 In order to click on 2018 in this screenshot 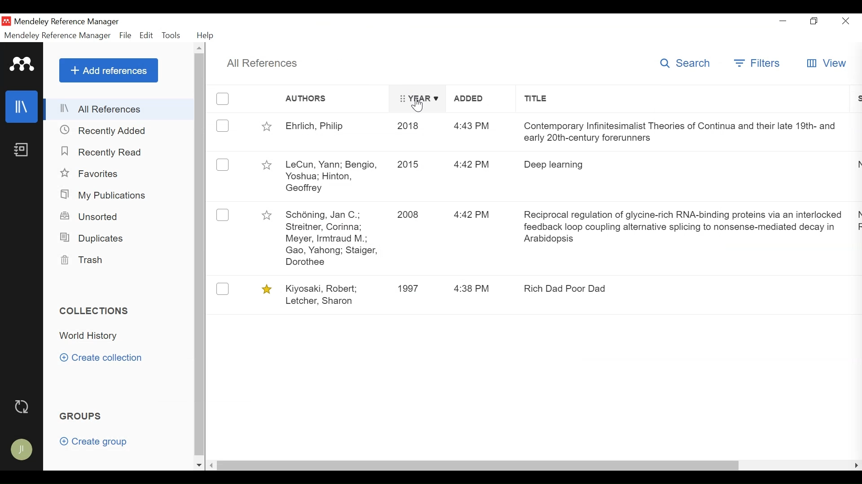, I will do `click(410, 127)`.